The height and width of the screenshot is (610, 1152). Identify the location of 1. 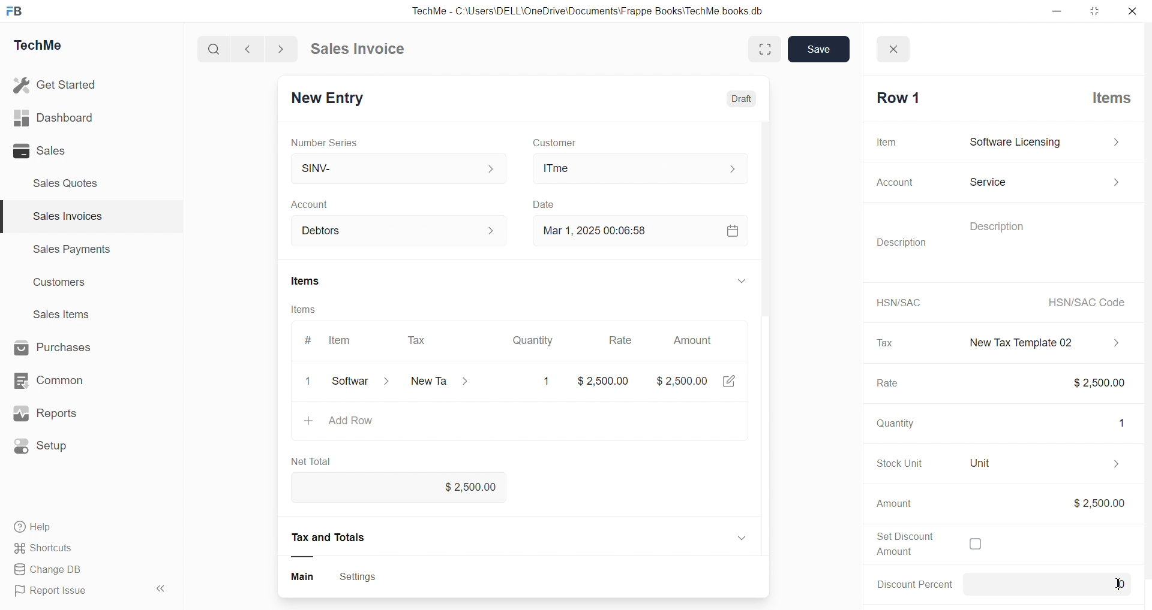
(311, 382).